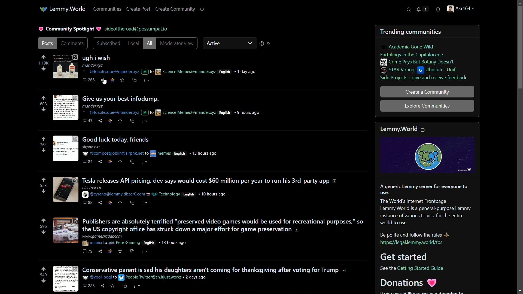 The height and width of the screenshot is (294, 523). What do you see at coordinates (120, 203) in the screenshot?
I see `save` at bounding box center [120, 203].